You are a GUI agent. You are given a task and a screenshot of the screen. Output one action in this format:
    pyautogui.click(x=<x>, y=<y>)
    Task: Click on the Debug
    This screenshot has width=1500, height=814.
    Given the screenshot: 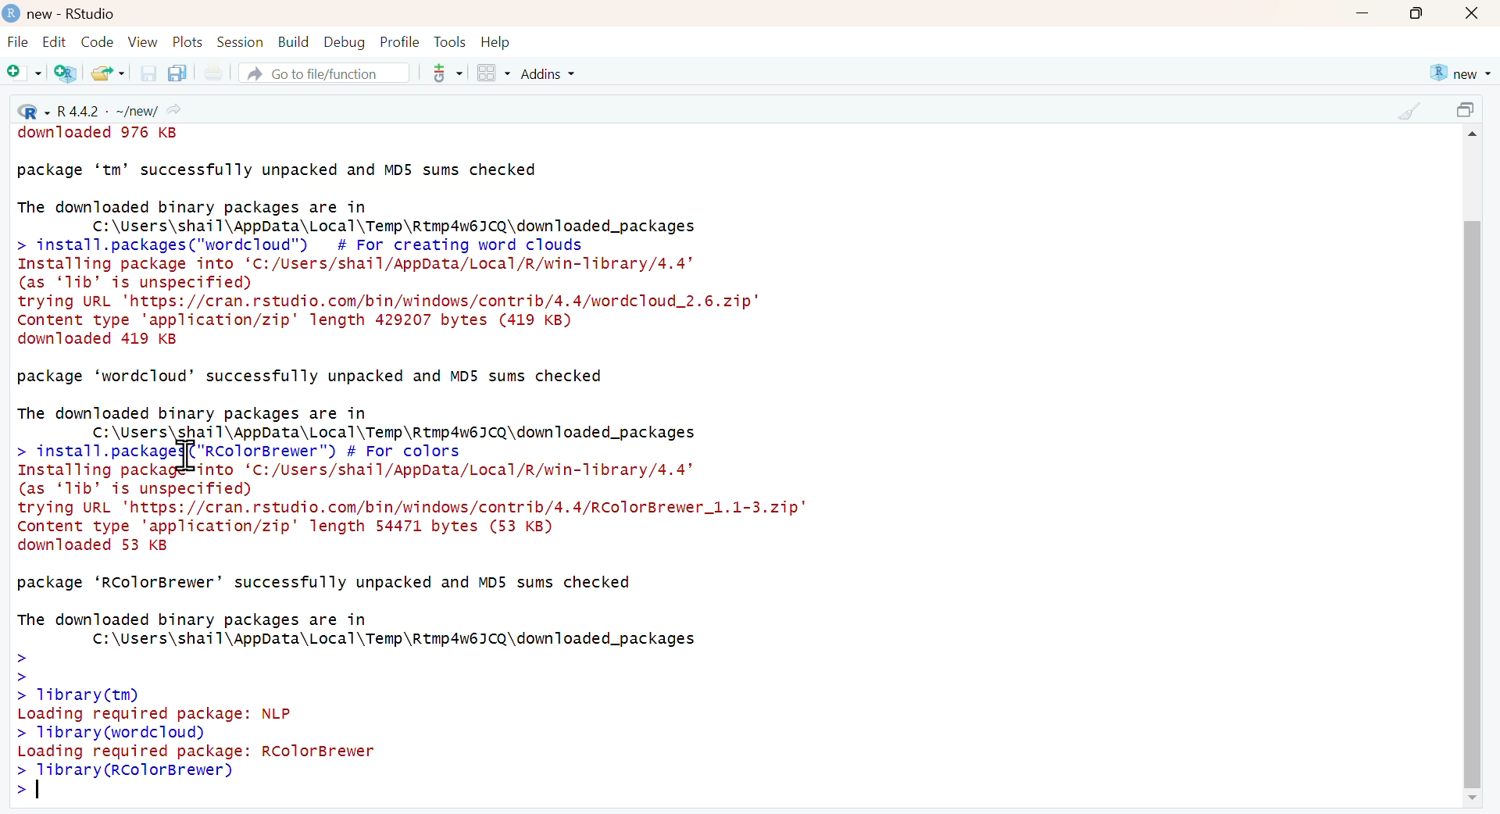 What is the action you would take?
    pyautogui.click(x=345, y=44)
    